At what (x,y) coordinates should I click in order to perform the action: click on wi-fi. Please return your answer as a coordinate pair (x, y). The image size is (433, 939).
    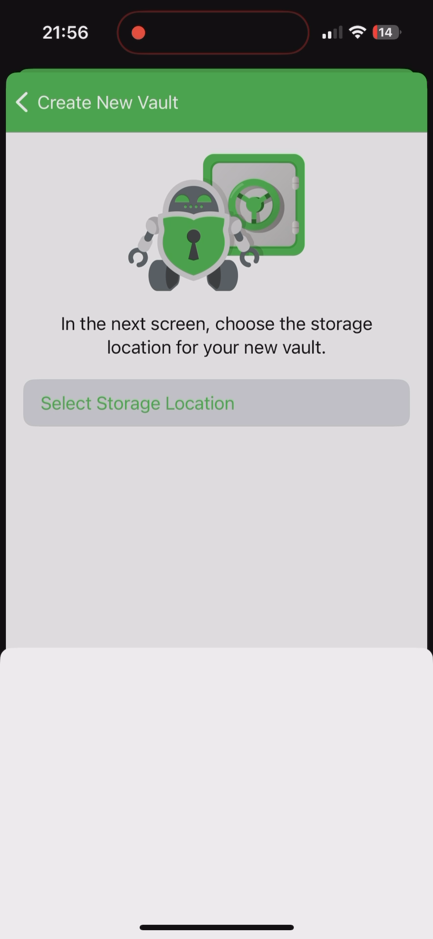
    Looking at the image, I should click on (358, 36).